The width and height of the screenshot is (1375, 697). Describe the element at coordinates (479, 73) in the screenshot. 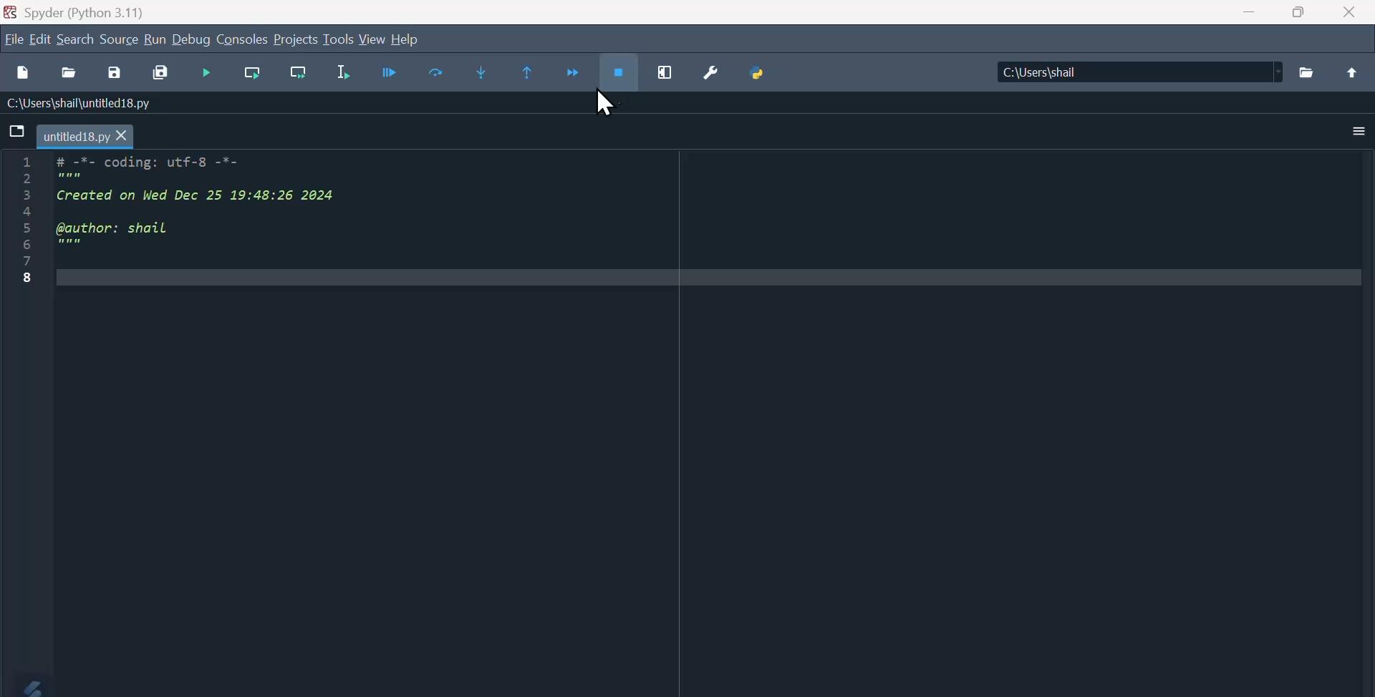

I see `Step into current function` at that location.